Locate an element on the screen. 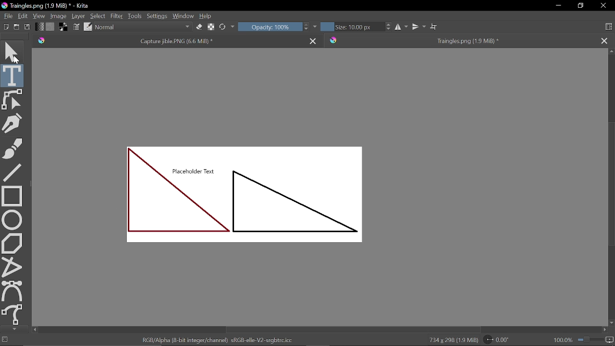 Image resolution: width=615 pixels, height=346 pixels. Close tab is located at coordinates (314, 41).